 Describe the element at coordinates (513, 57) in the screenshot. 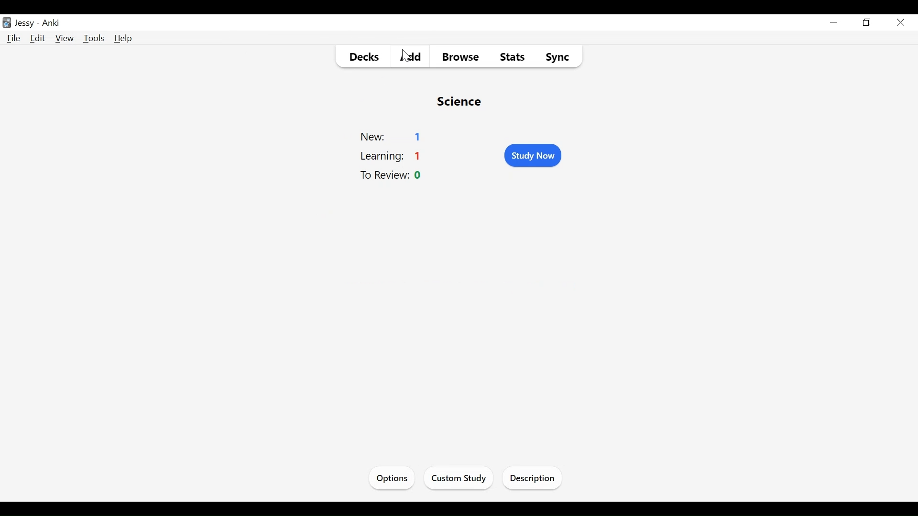

I see `Stats` at that location.